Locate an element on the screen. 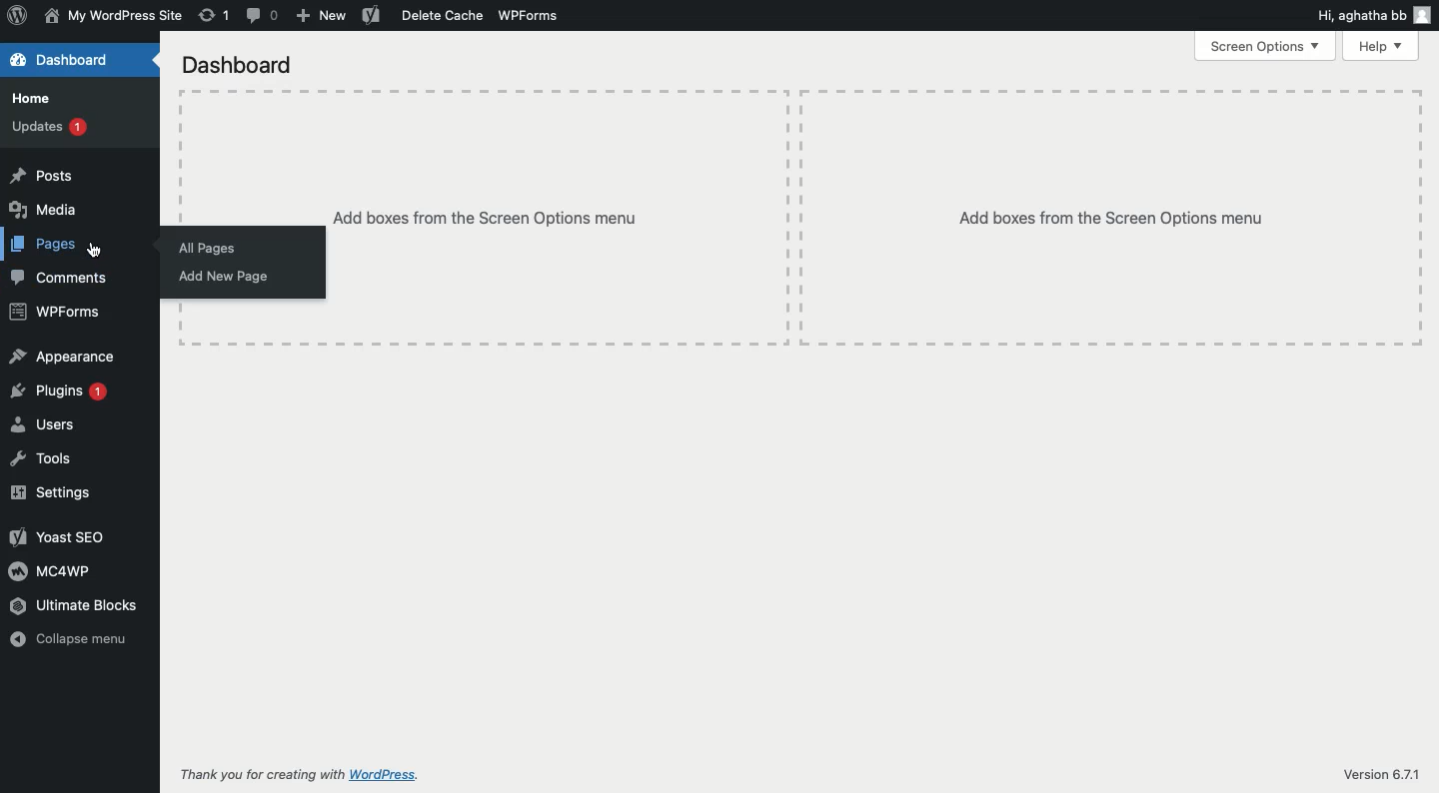  Thank you for creating with WordPress is located at coordinates (302, 776).